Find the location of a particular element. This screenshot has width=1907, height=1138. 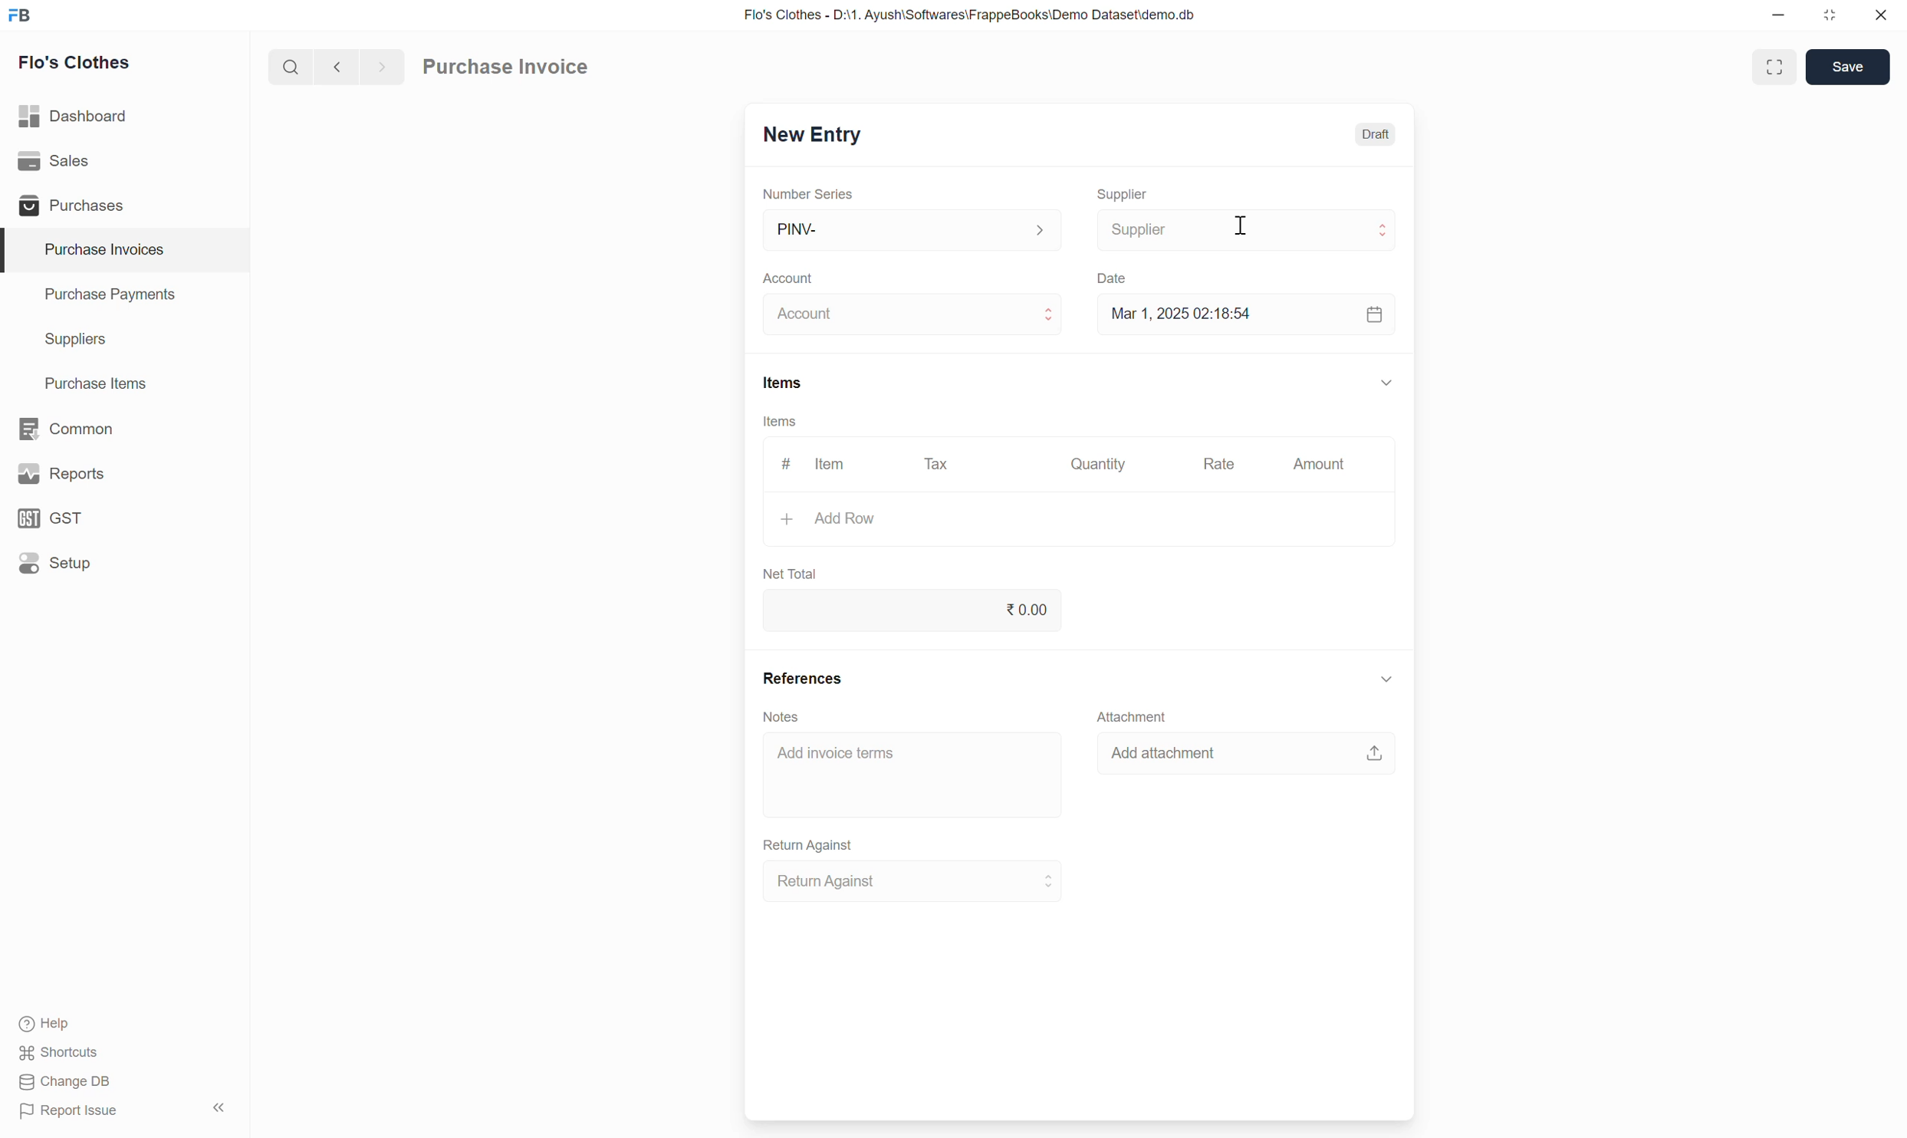

Rate is located at coordinates (1219, 464).